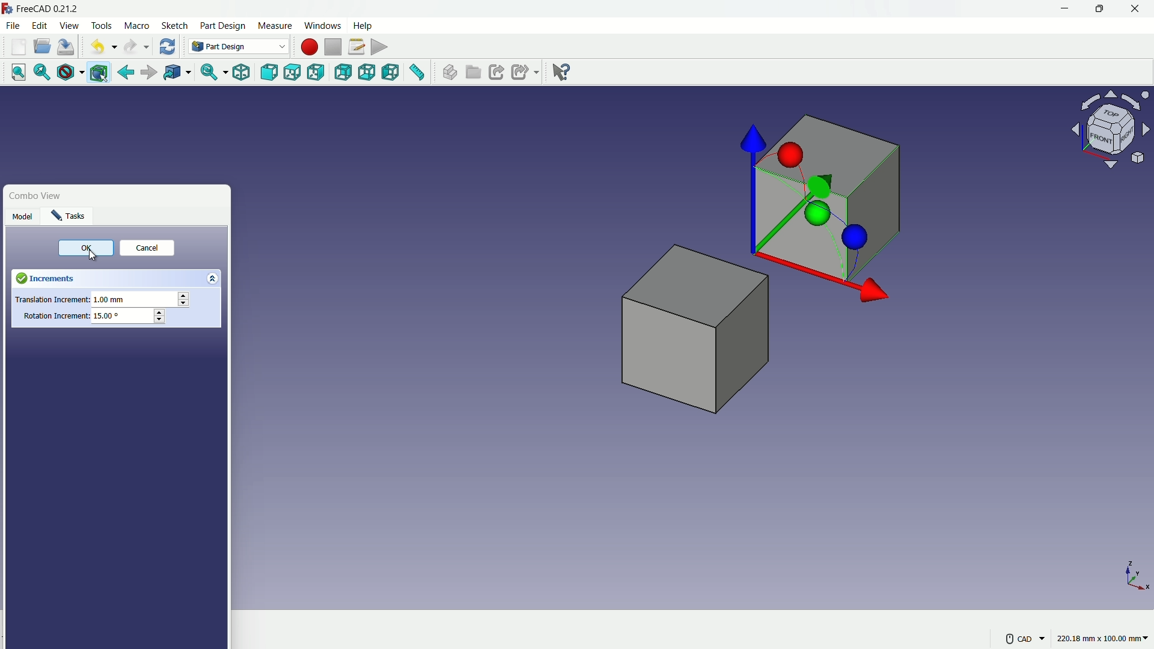 This screenshot has height=649, width=1154. I want to click on execute macros, so click(380, 46).